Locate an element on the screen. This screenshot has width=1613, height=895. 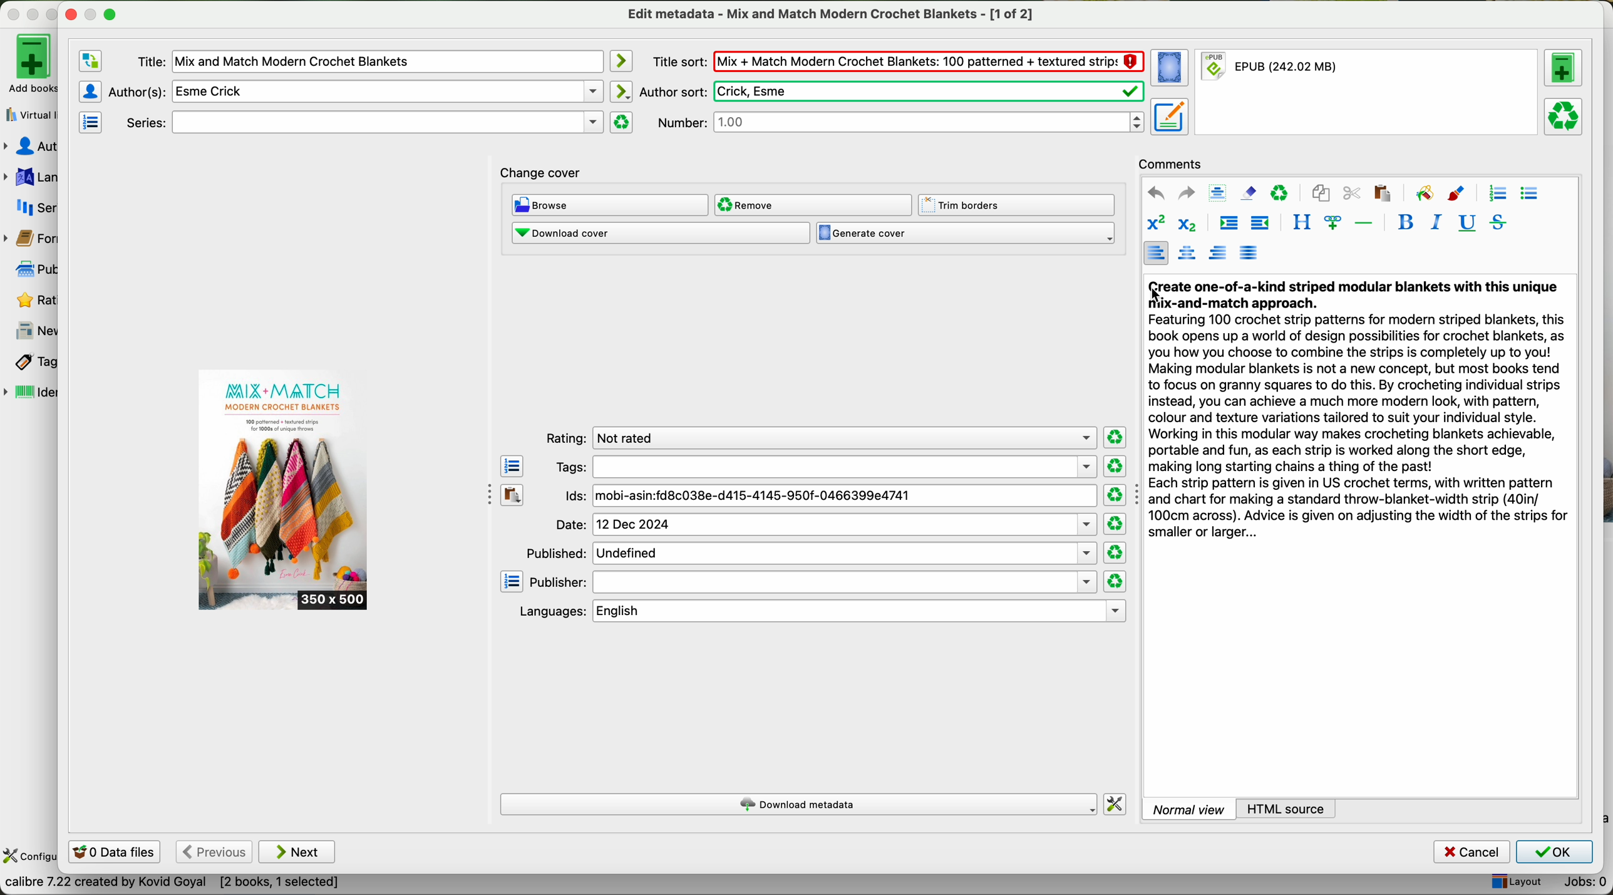
news is located at coordinates (31, 331).